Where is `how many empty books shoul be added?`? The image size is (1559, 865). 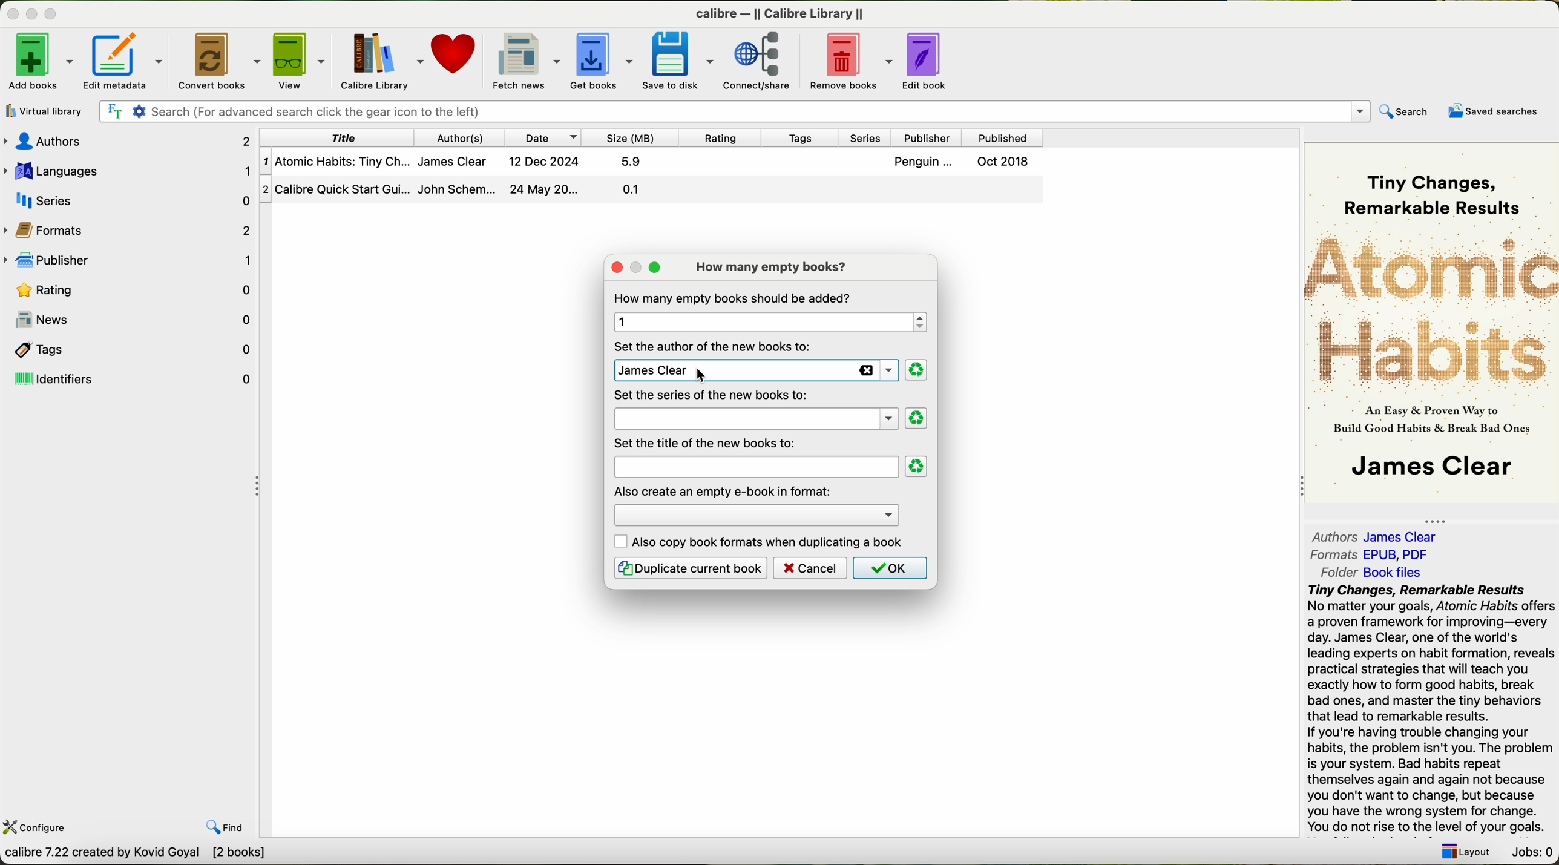 how many empty books shoul be added? is located at coordinates (735, 298).